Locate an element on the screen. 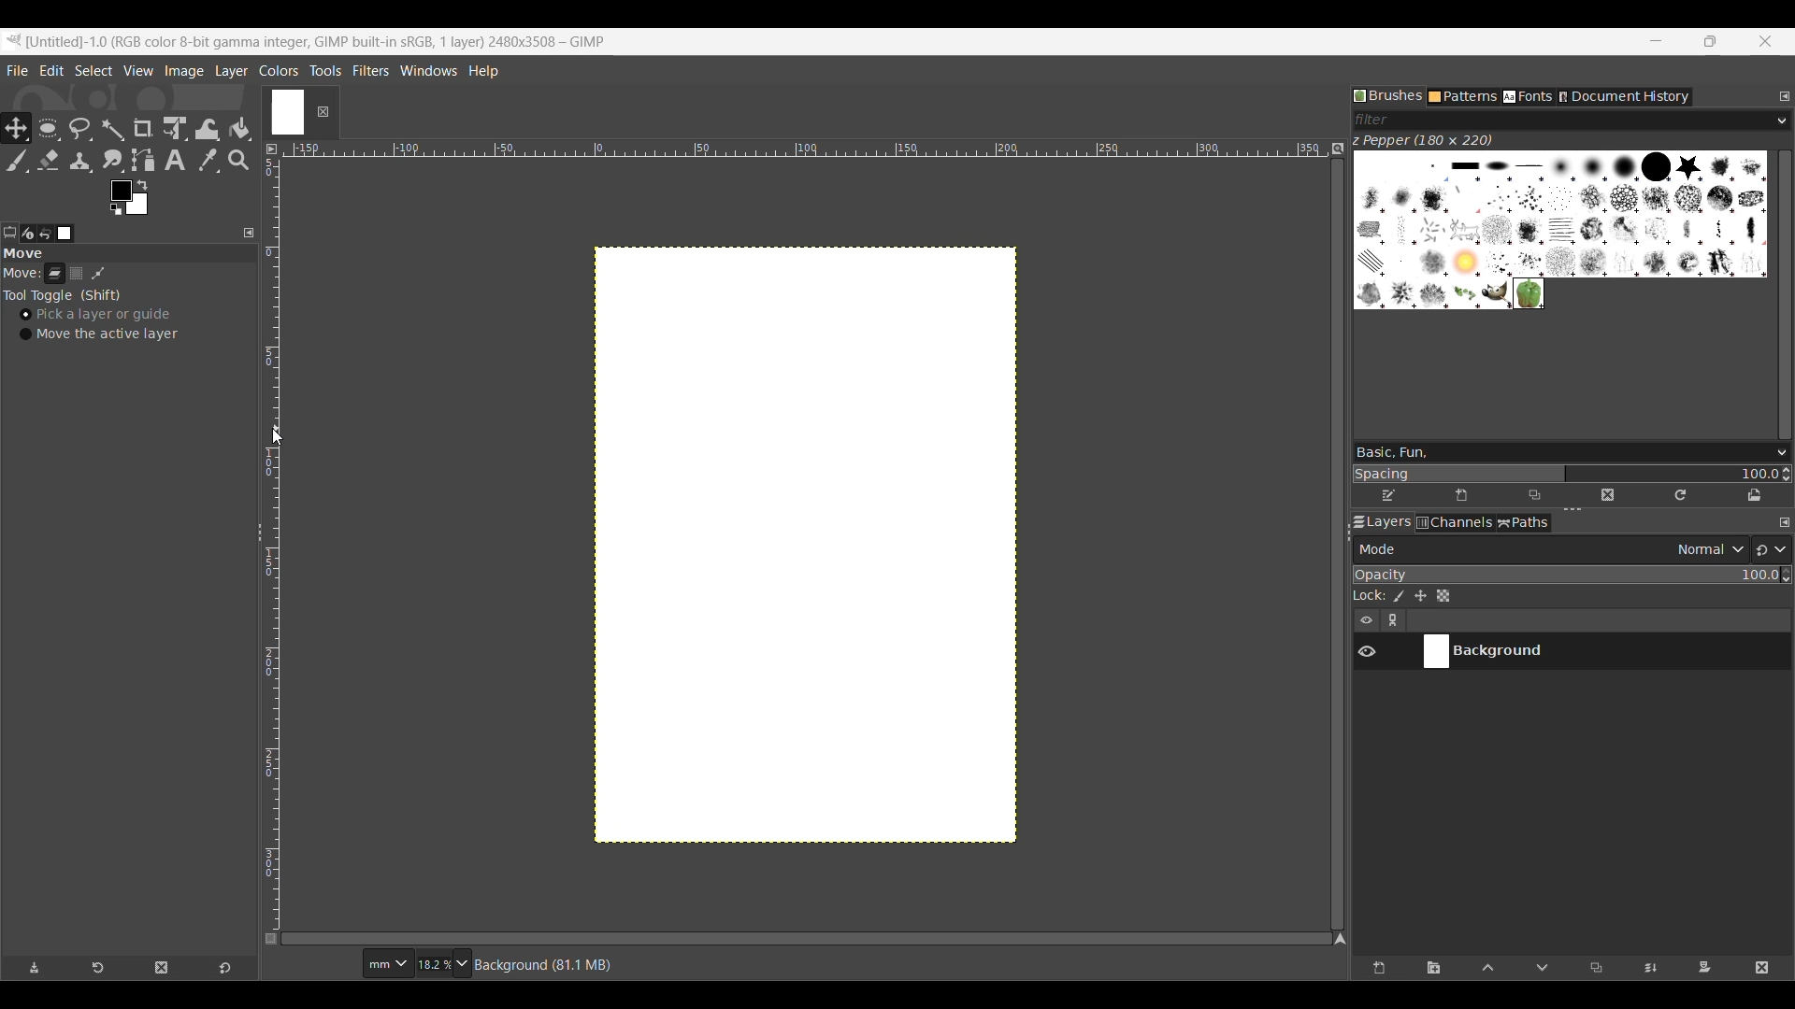 This screenshot has width=1795, height=1009. Delete layer is located at coordinates (1761, 969).